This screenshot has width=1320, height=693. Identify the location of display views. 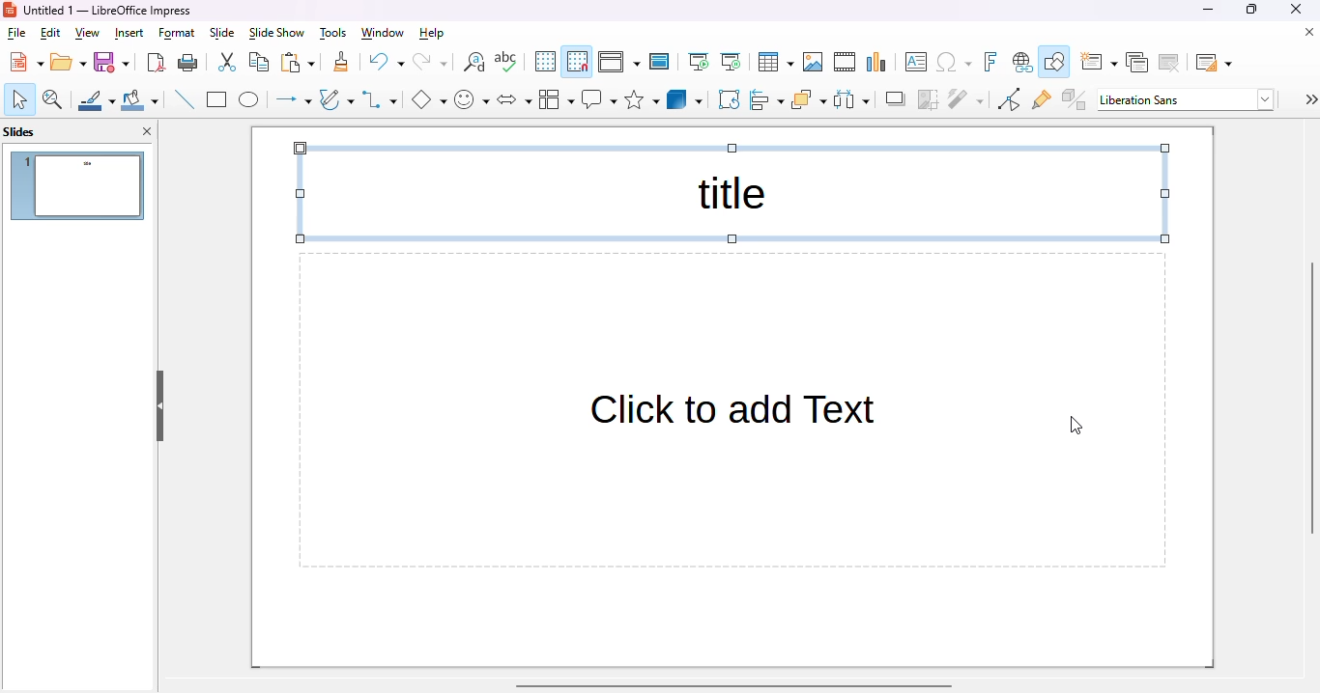
(619, 62).